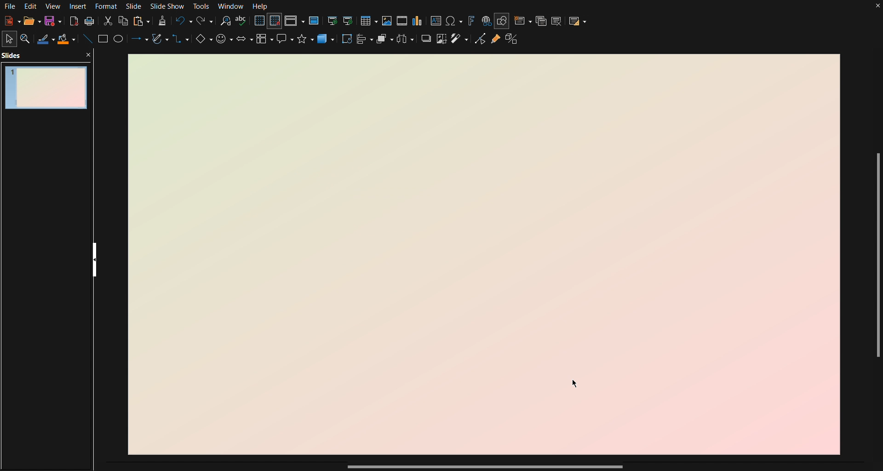 The image size is (883, 471). What do you see at coordinates (371, 20) in the screenshot?
I see `Insert Table` at bounding box center [371, 20].